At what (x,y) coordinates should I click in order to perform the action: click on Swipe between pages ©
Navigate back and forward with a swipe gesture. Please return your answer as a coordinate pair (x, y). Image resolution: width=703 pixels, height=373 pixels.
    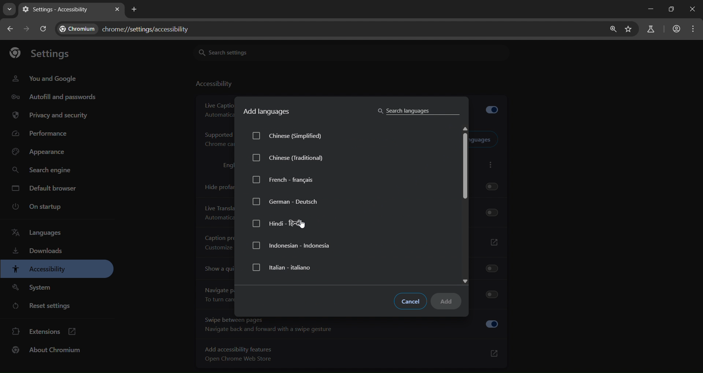
    Looking at the image, I should click on (351, 325).